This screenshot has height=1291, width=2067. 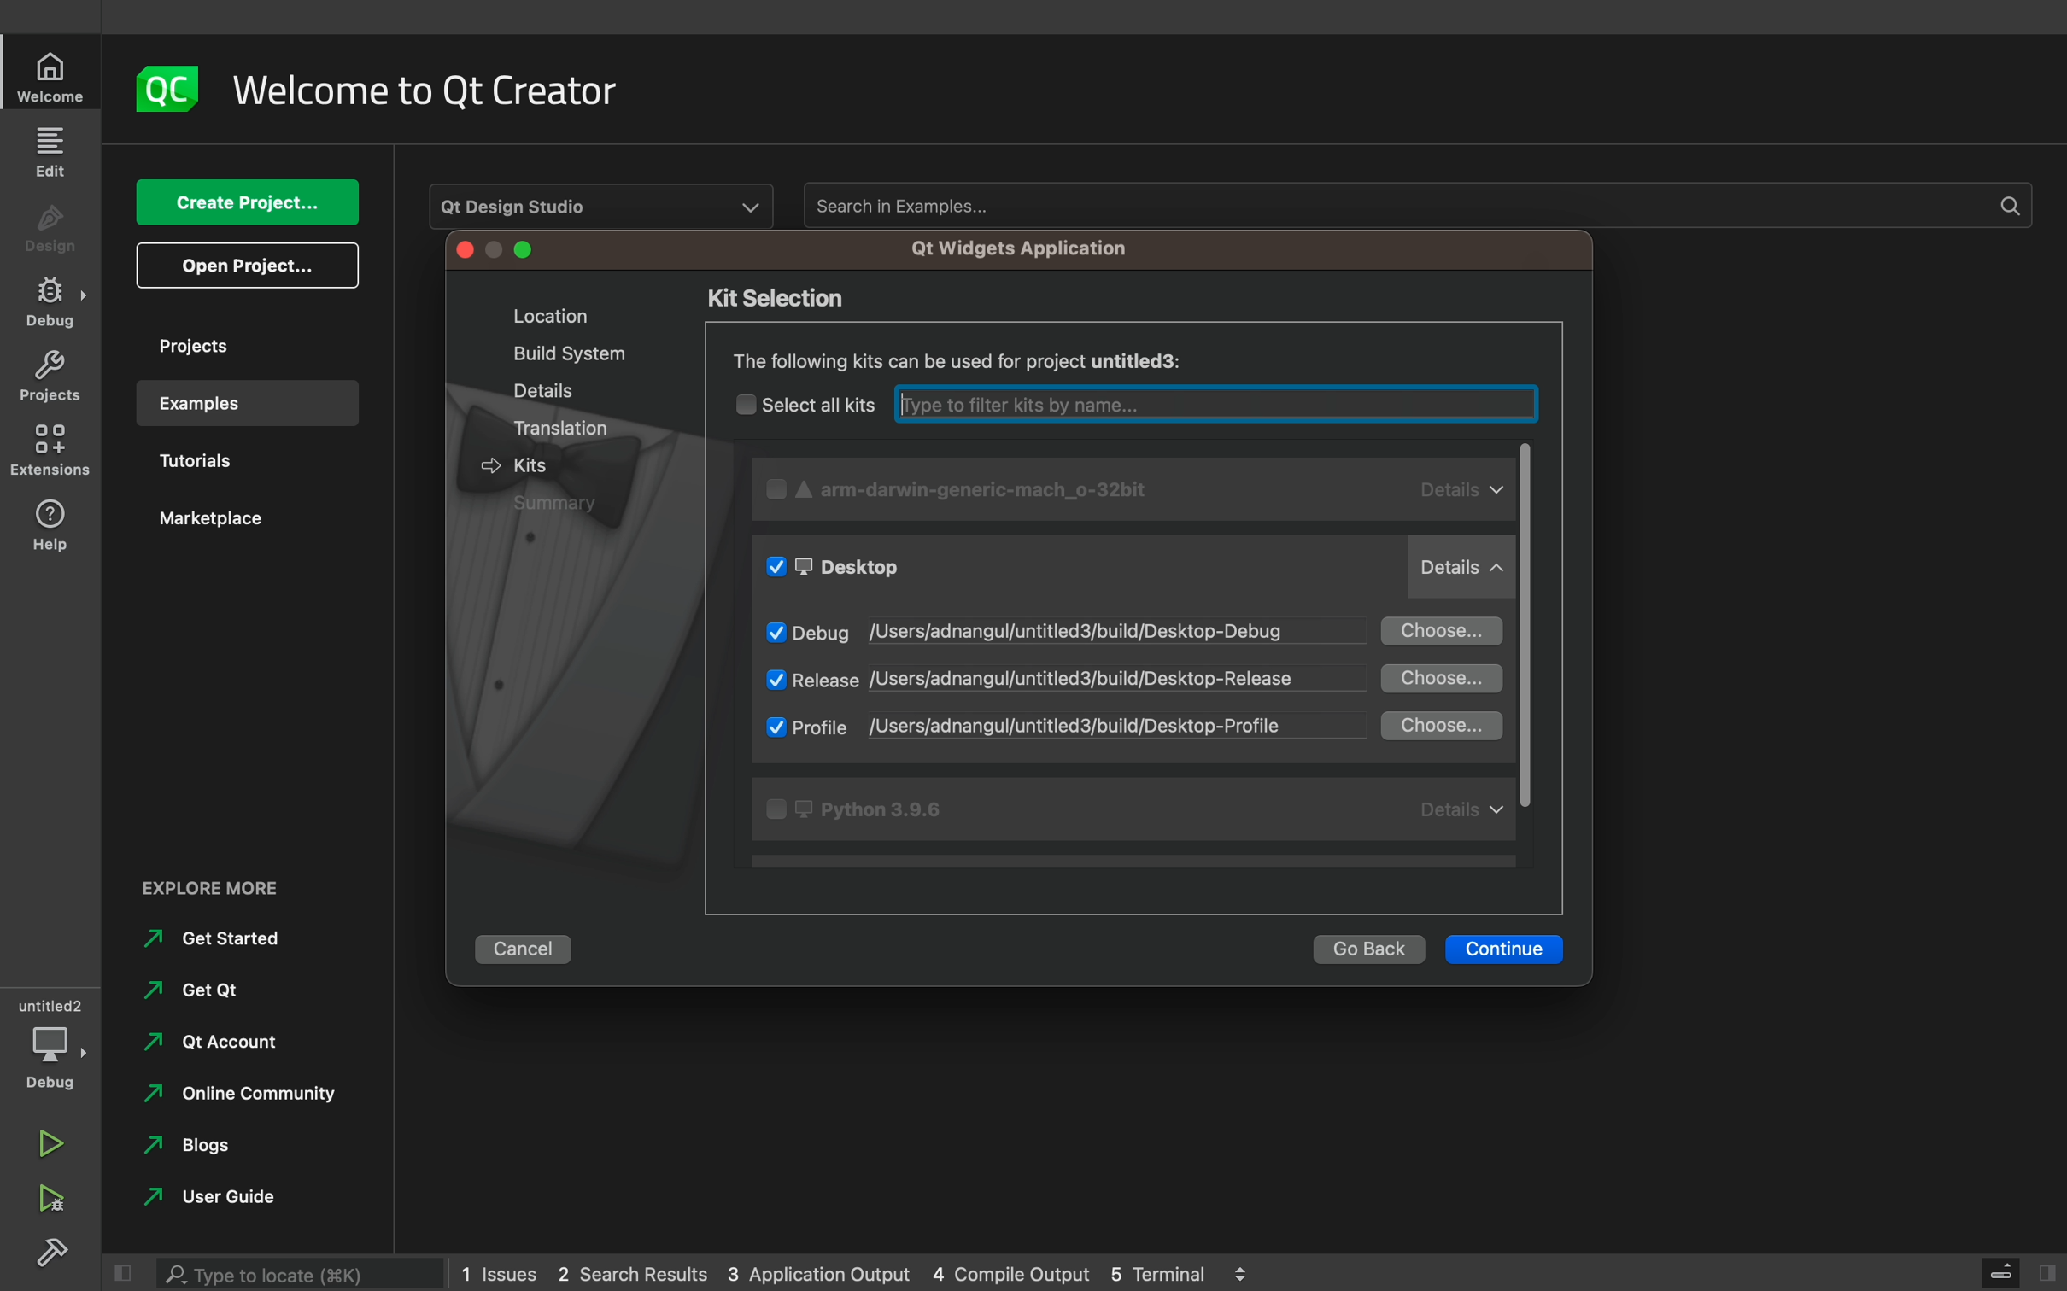 What do you see at coordinates (170, 89) in the screenshot?
I see `logo` at bounding box center [170, 89].